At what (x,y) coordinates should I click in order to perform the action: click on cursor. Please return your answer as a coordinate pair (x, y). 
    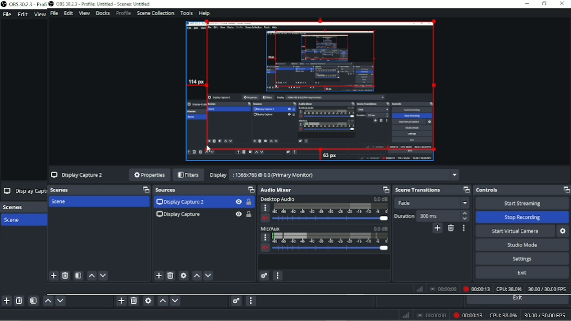
    Looking at the image, I should click on (209, 147).